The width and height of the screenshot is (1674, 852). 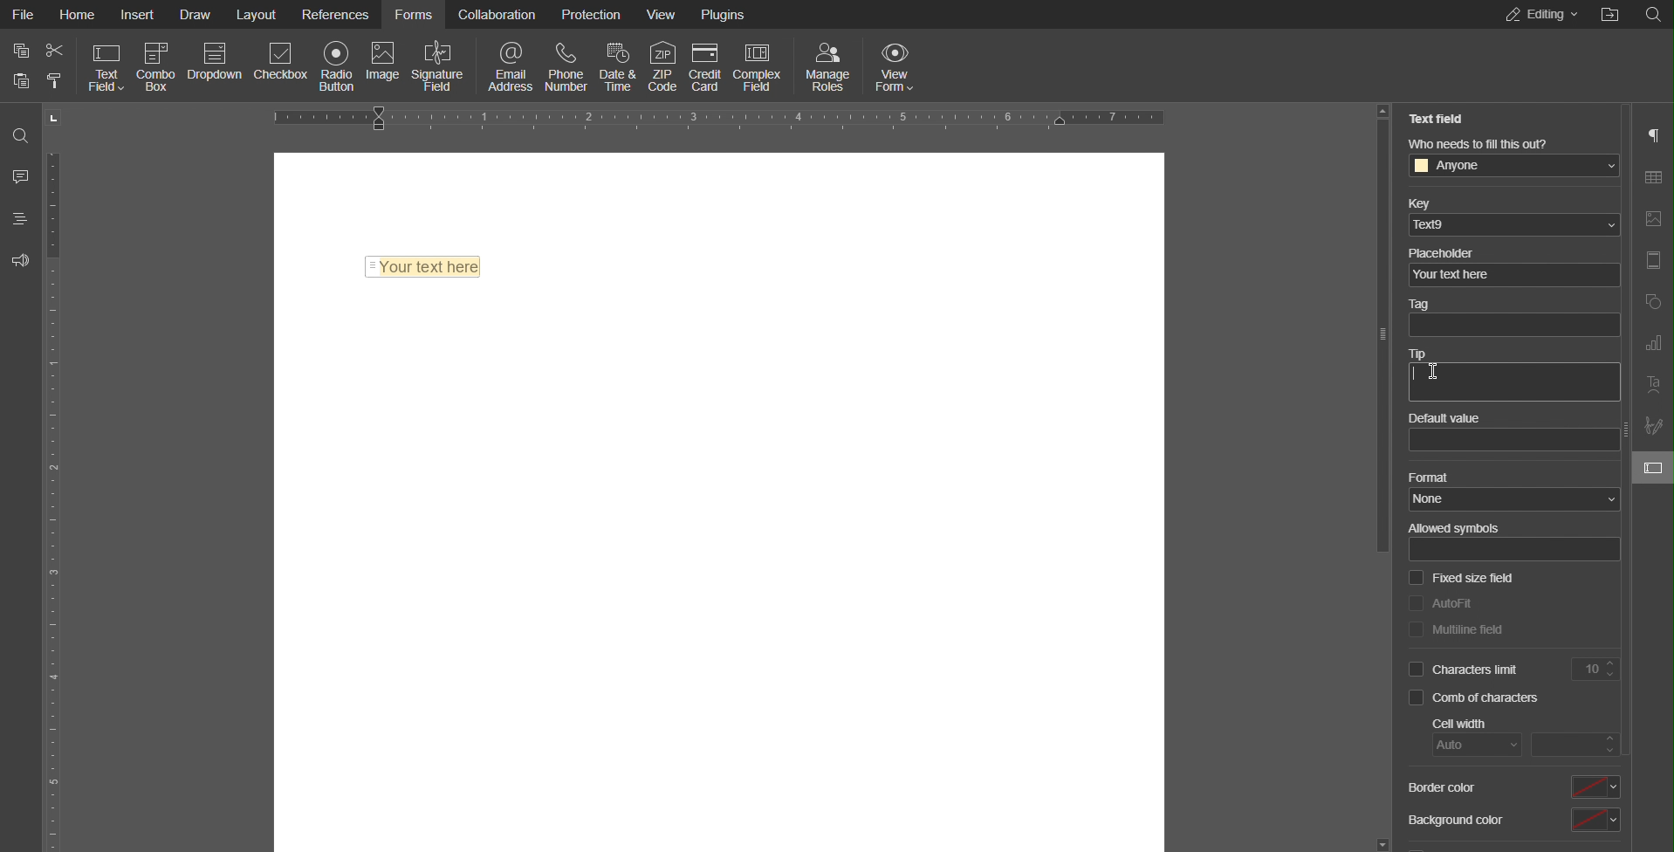 I want to click on Layout, so click(x=258, y=14).